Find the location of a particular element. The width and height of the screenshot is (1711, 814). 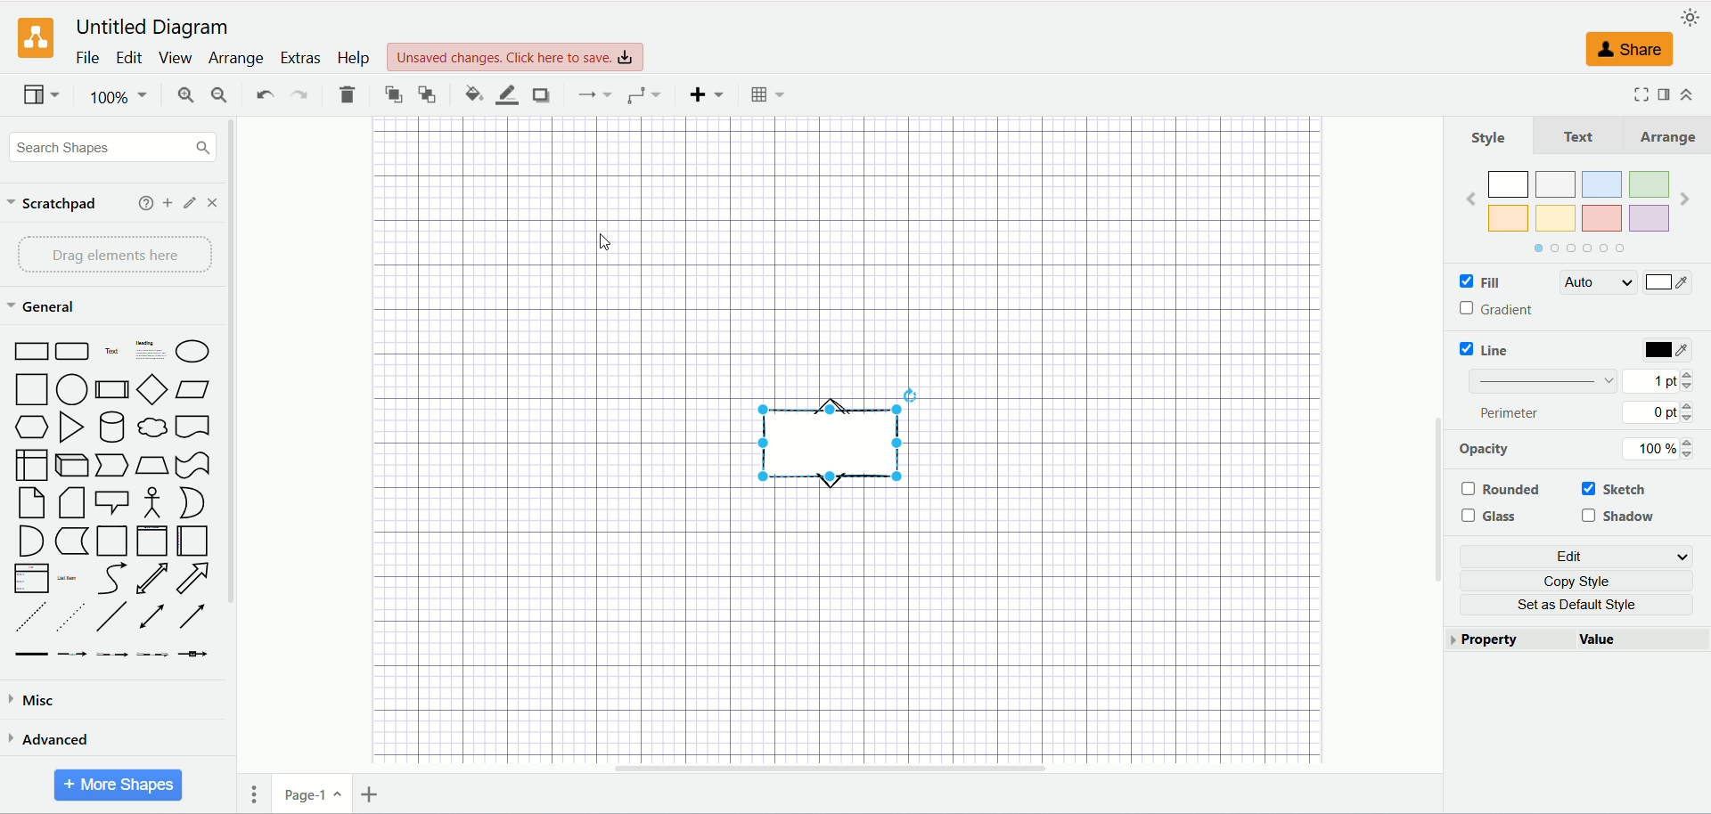

rounded is located at coordinates (1500, 490).